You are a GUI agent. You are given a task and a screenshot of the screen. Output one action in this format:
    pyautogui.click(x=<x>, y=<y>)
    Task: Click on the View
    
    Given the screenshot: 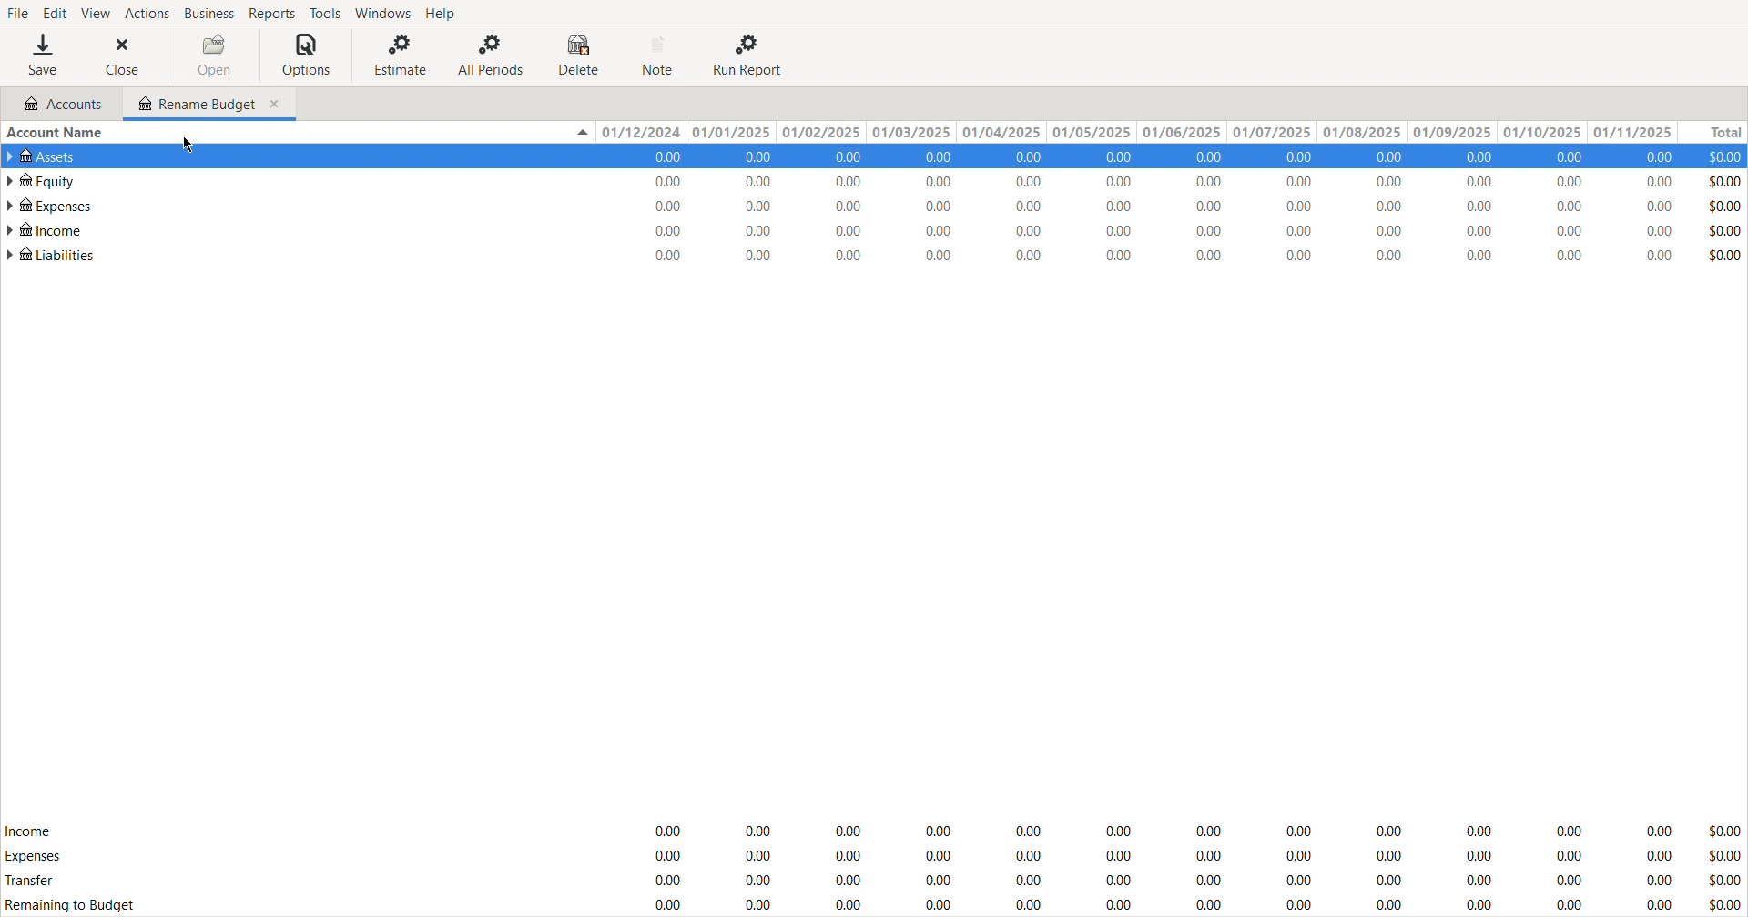 What is the action you would take?
    pyautogui.click(x=94, y=12)
    